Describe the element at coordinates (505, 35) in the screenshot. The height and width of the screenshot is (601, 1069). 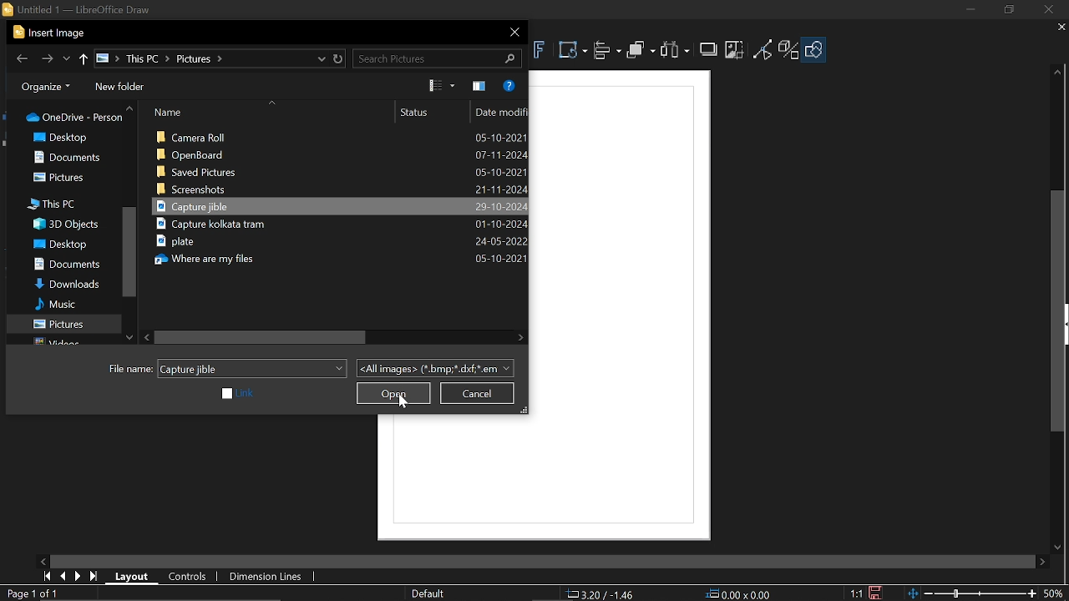
I see `Close window` at that location.